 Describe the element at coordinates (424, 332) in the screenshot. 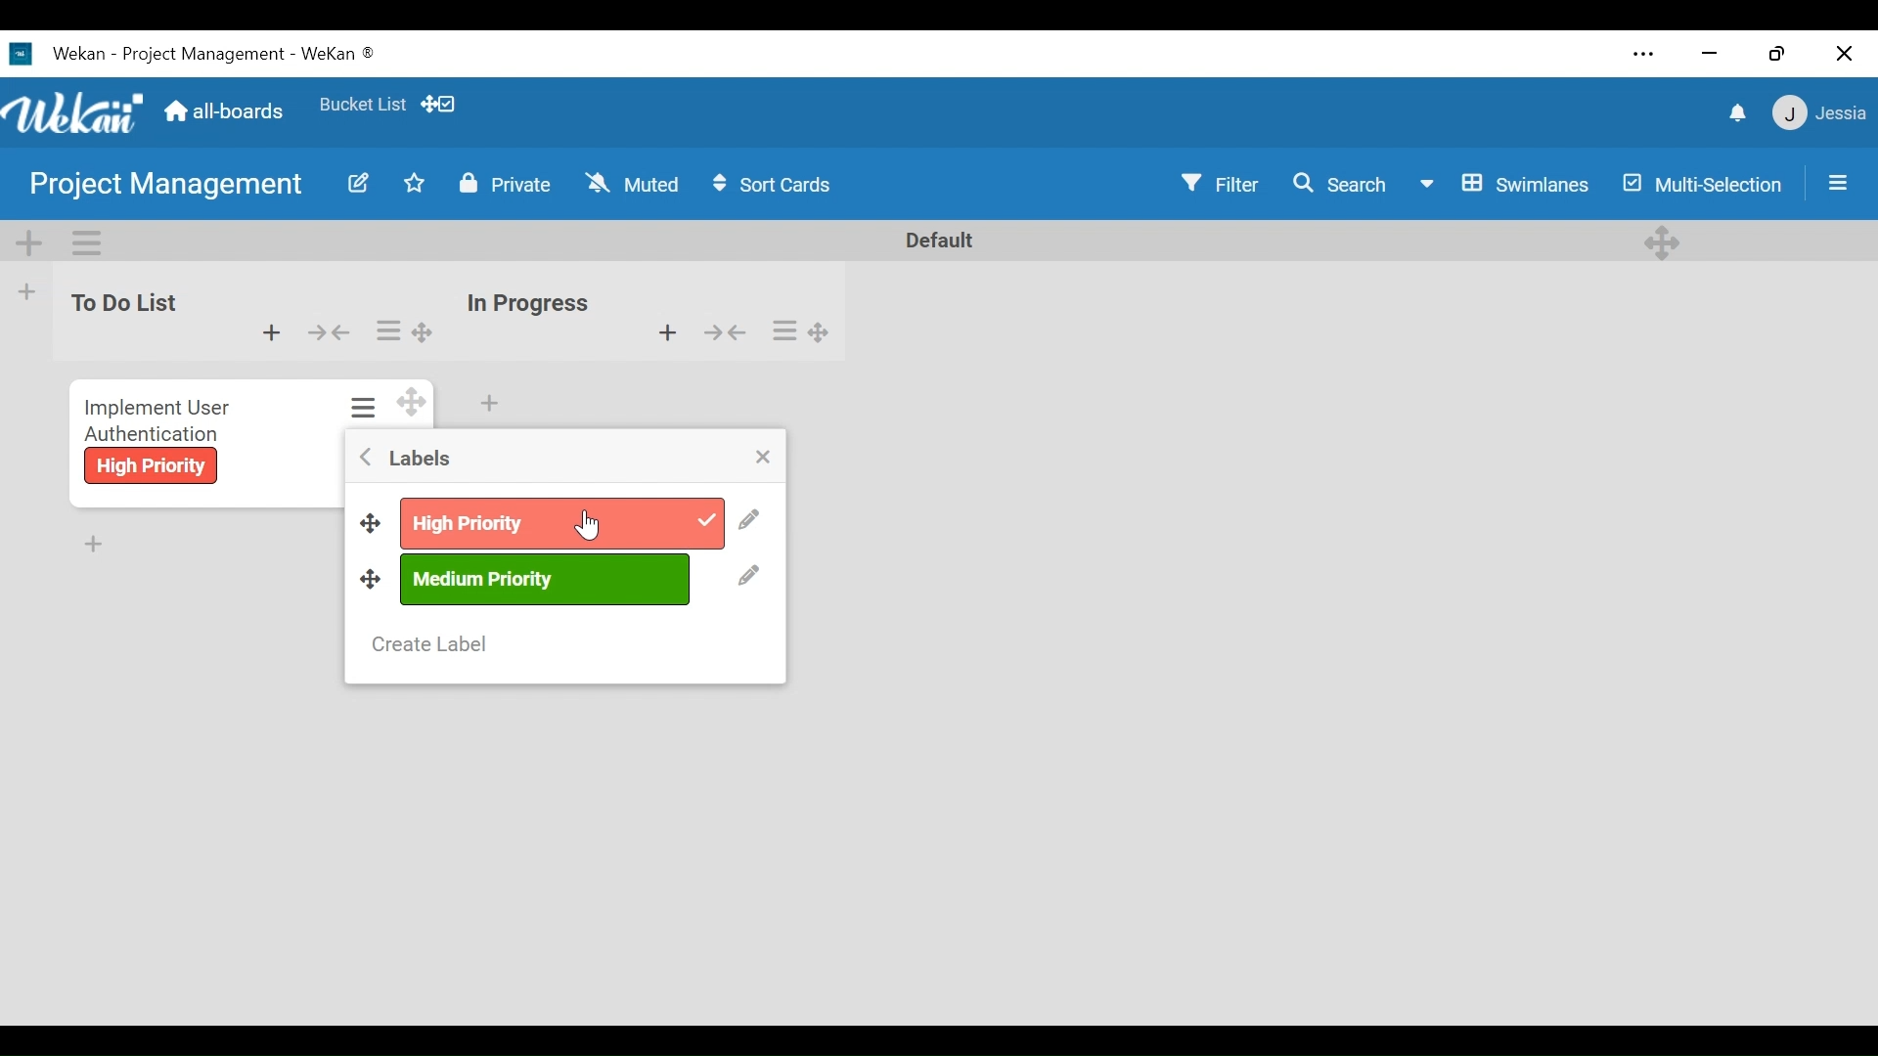

I see `desktop drag handles` at that location.